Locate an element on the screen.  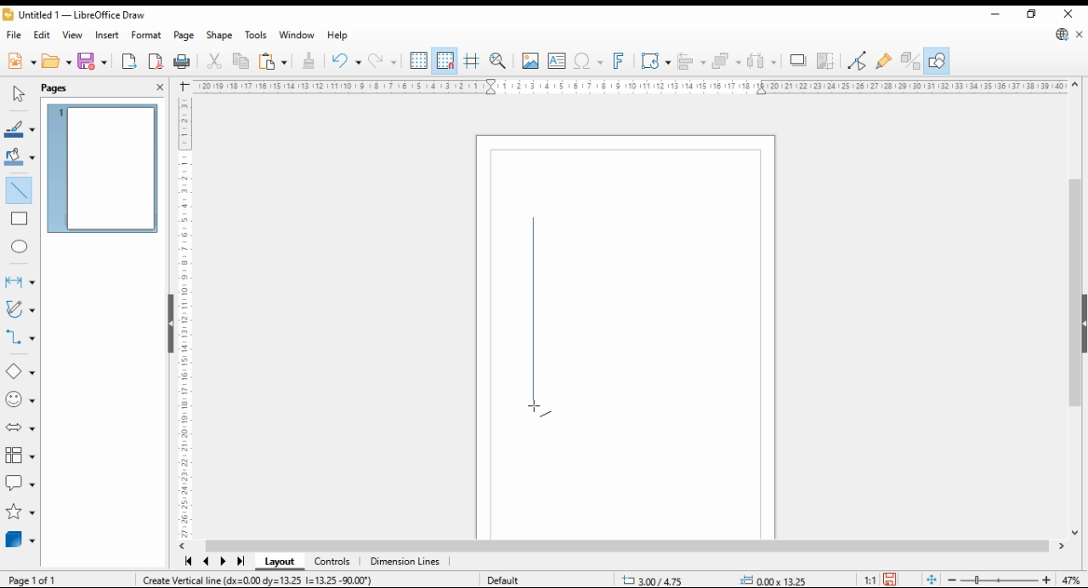
Untitled 1 - LibreOffice Draw is located at coordinates (73, 16).